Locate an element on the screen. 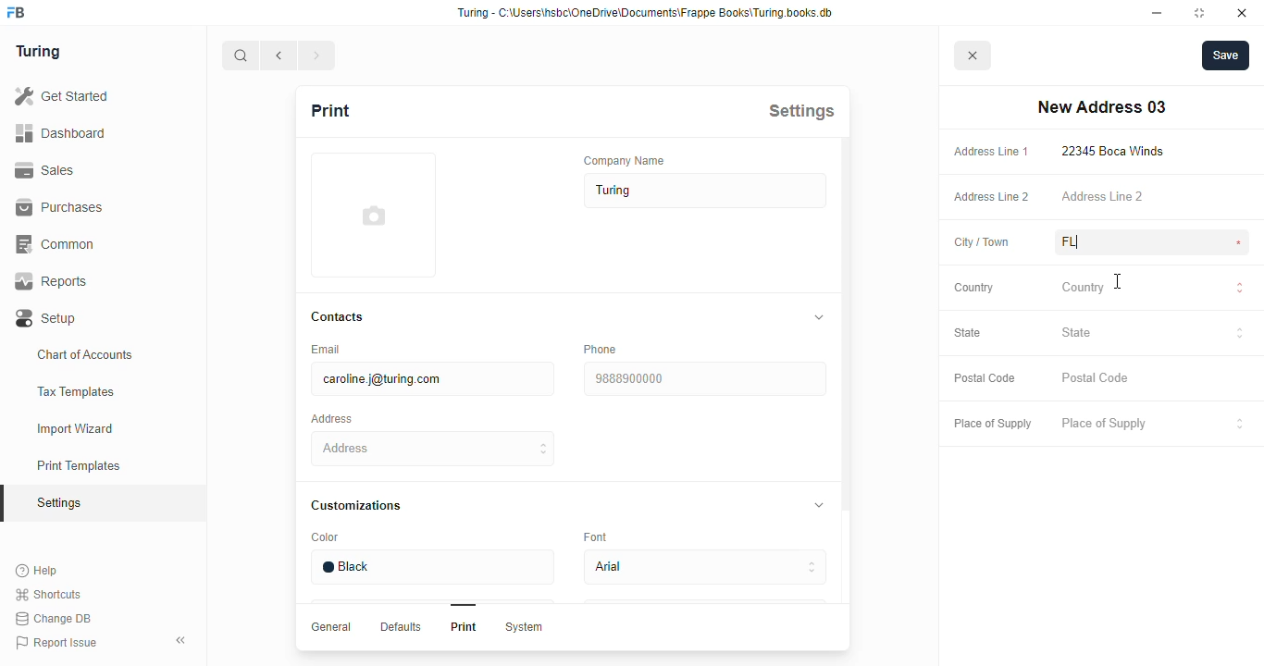 The image size is (1264, 666). report issue is located at coordinates (56, 643).